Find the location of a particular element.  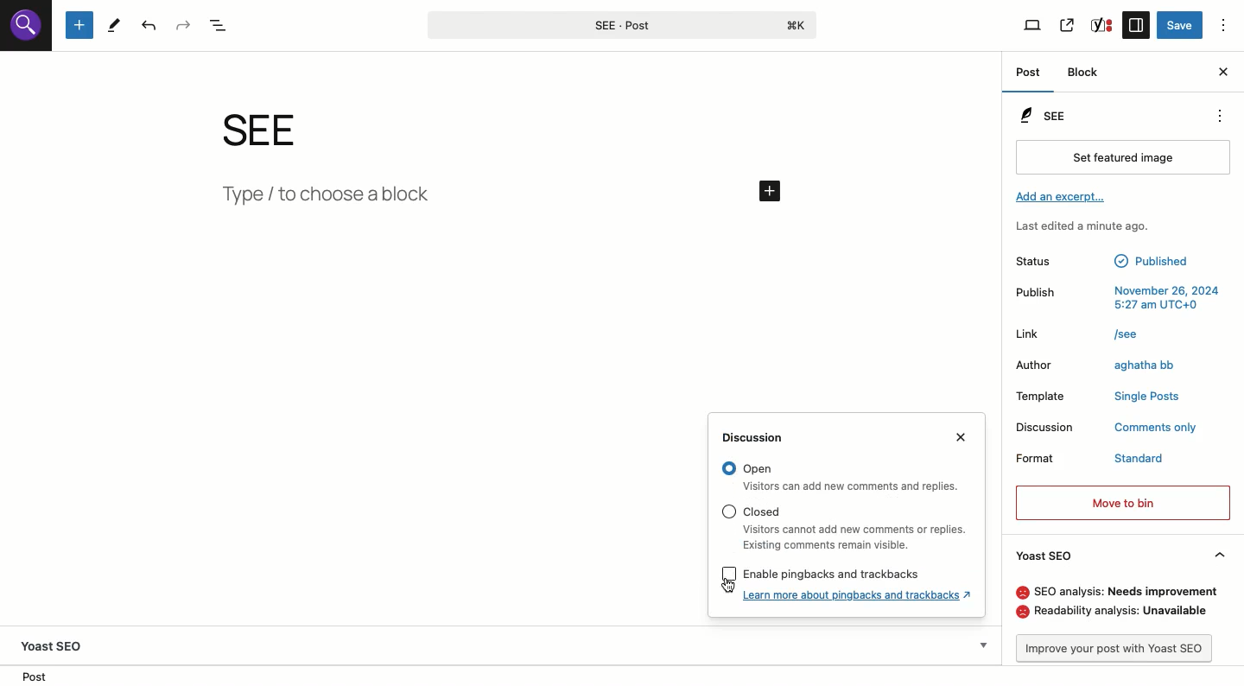

Template Single Posts is located at coordinates (1098, 397).